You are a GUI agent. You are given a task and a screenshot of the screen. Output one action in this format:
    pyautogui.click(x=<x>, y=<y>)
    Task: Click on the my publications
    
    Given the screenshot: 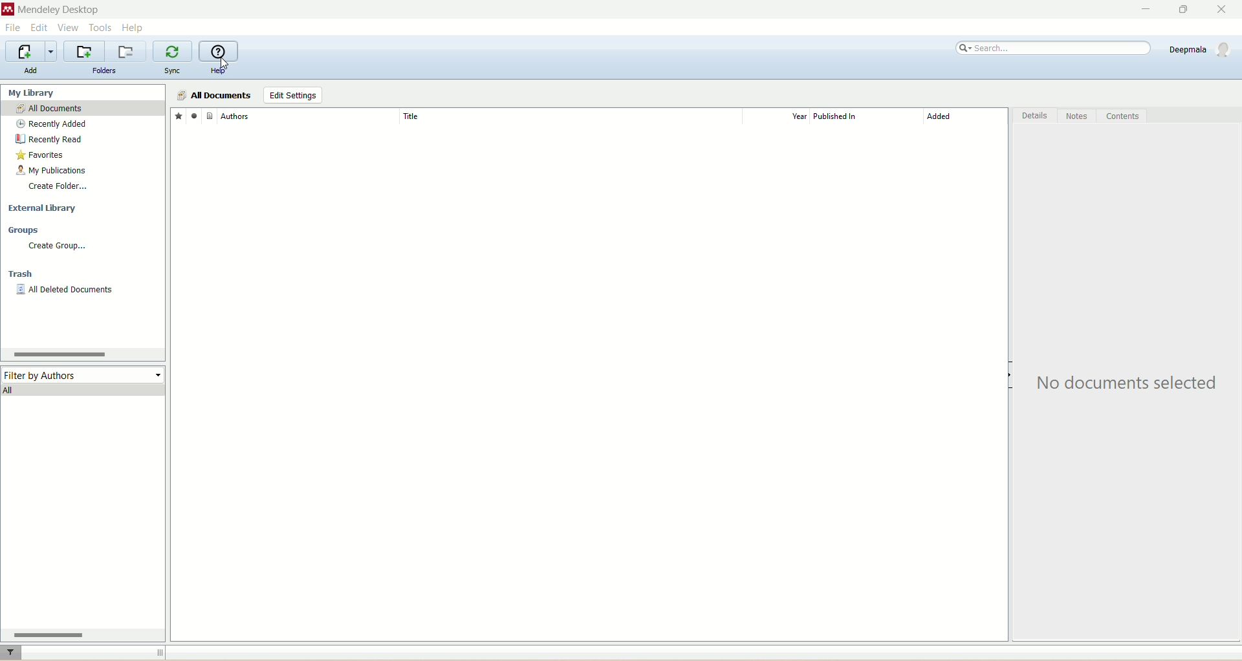 What is the action you would take?
    pyautogui.click(x=49, y=171)
    